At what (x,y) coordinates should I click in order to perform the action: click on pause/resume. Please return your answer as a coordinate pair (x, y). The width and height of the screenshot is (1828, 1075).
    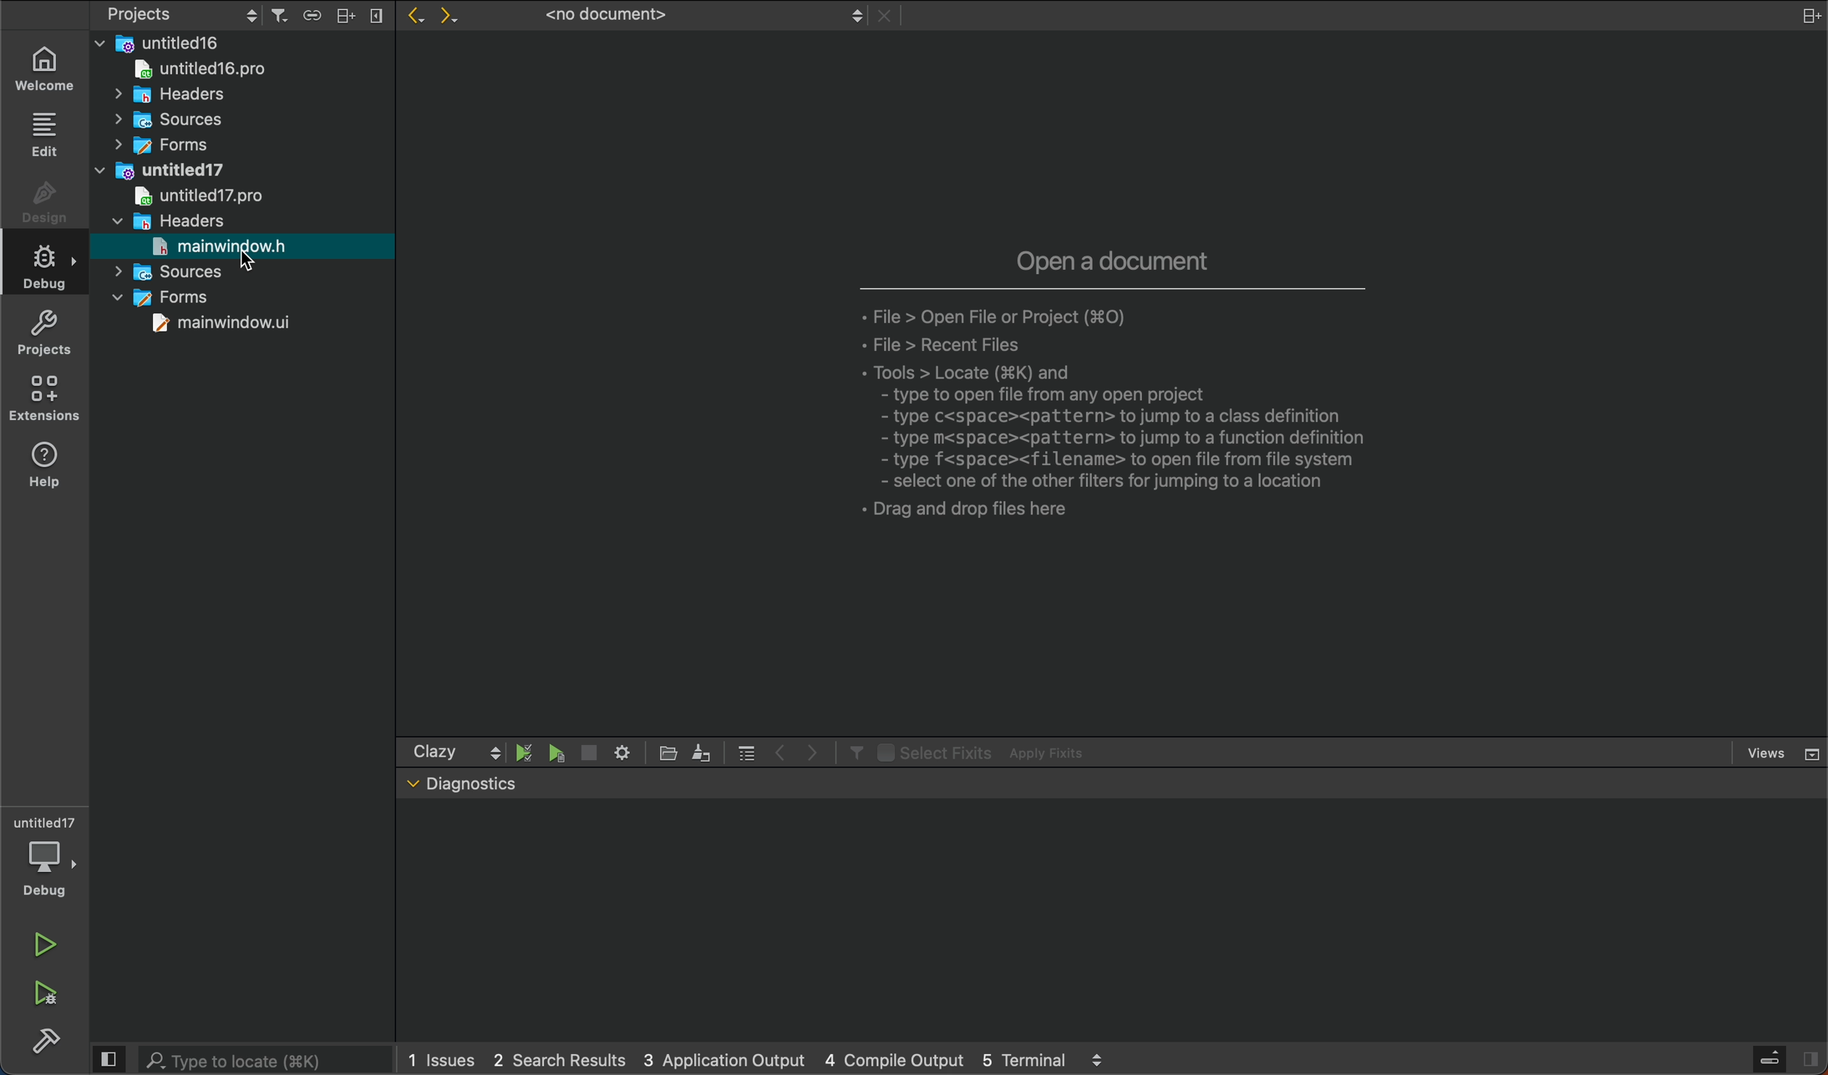
    Looking at the image, I should click on (525, 751).